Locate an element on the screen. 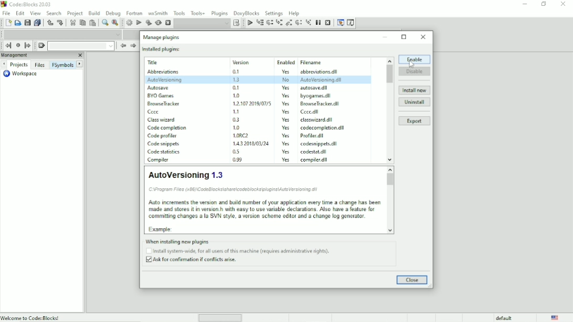  plugin is located at coordinates (168, 128).